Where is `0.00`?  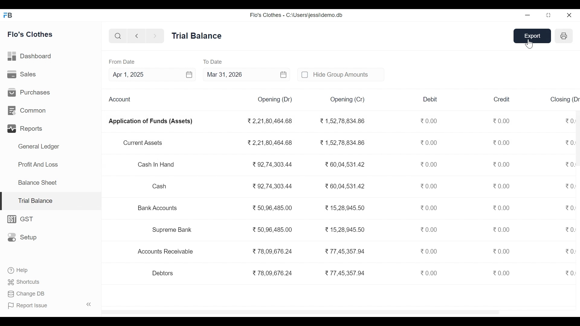 0.00 is located at coordinates (570, 251).